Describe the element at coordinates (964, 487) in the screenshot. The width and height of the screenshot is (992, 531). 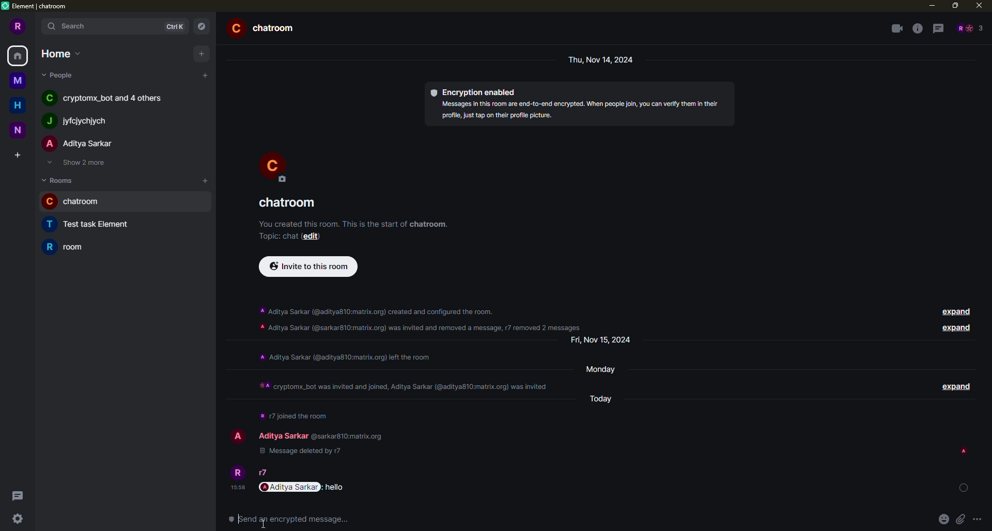
I see `status` at that location.